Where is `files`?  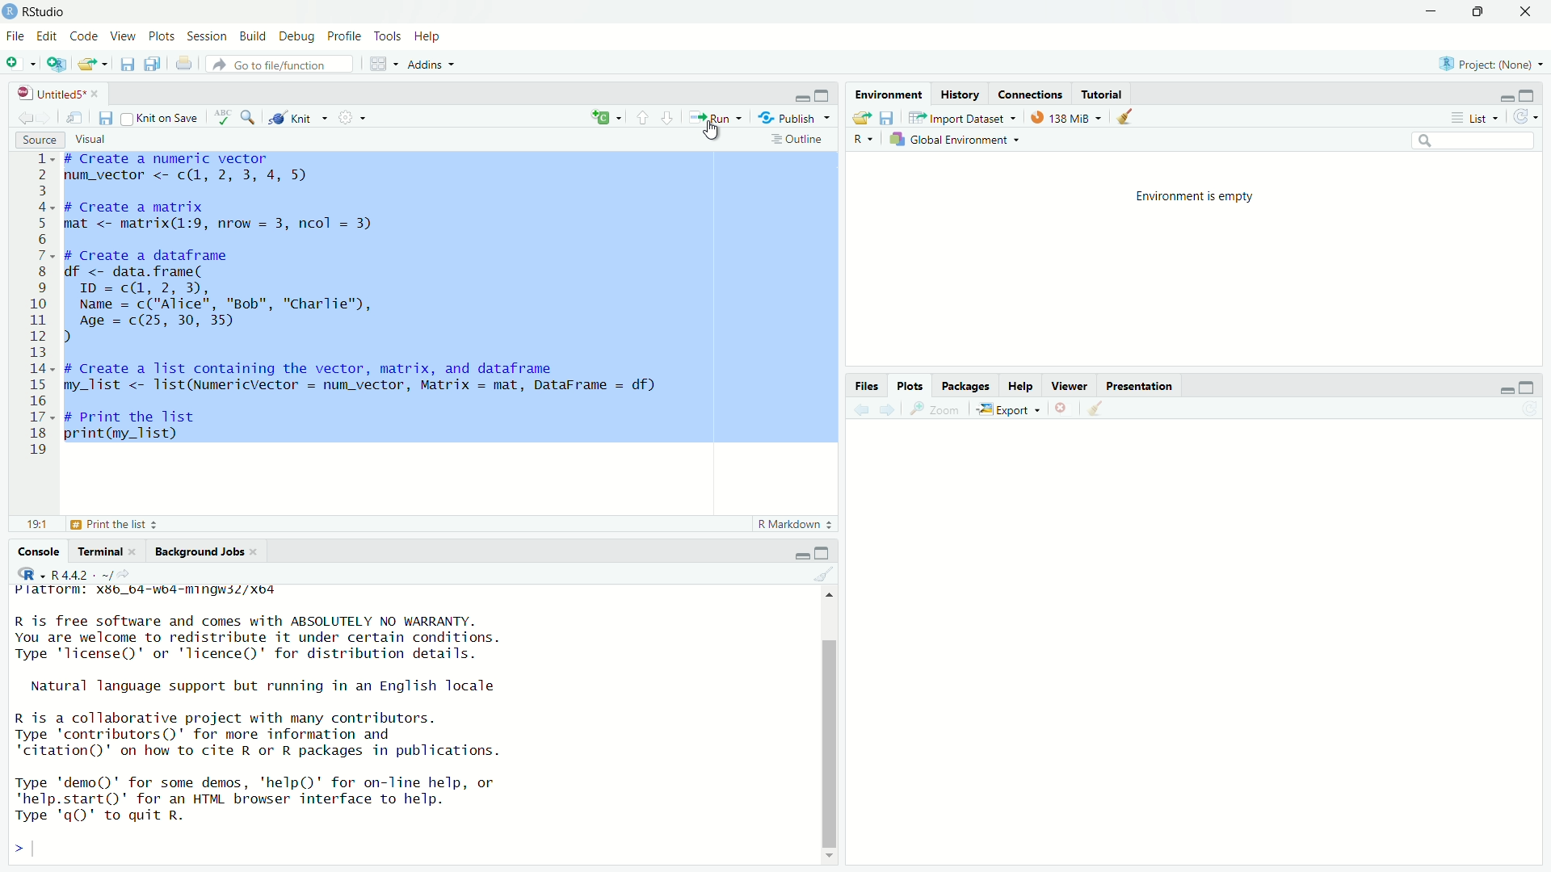
files is located at coordinates (890, 118).